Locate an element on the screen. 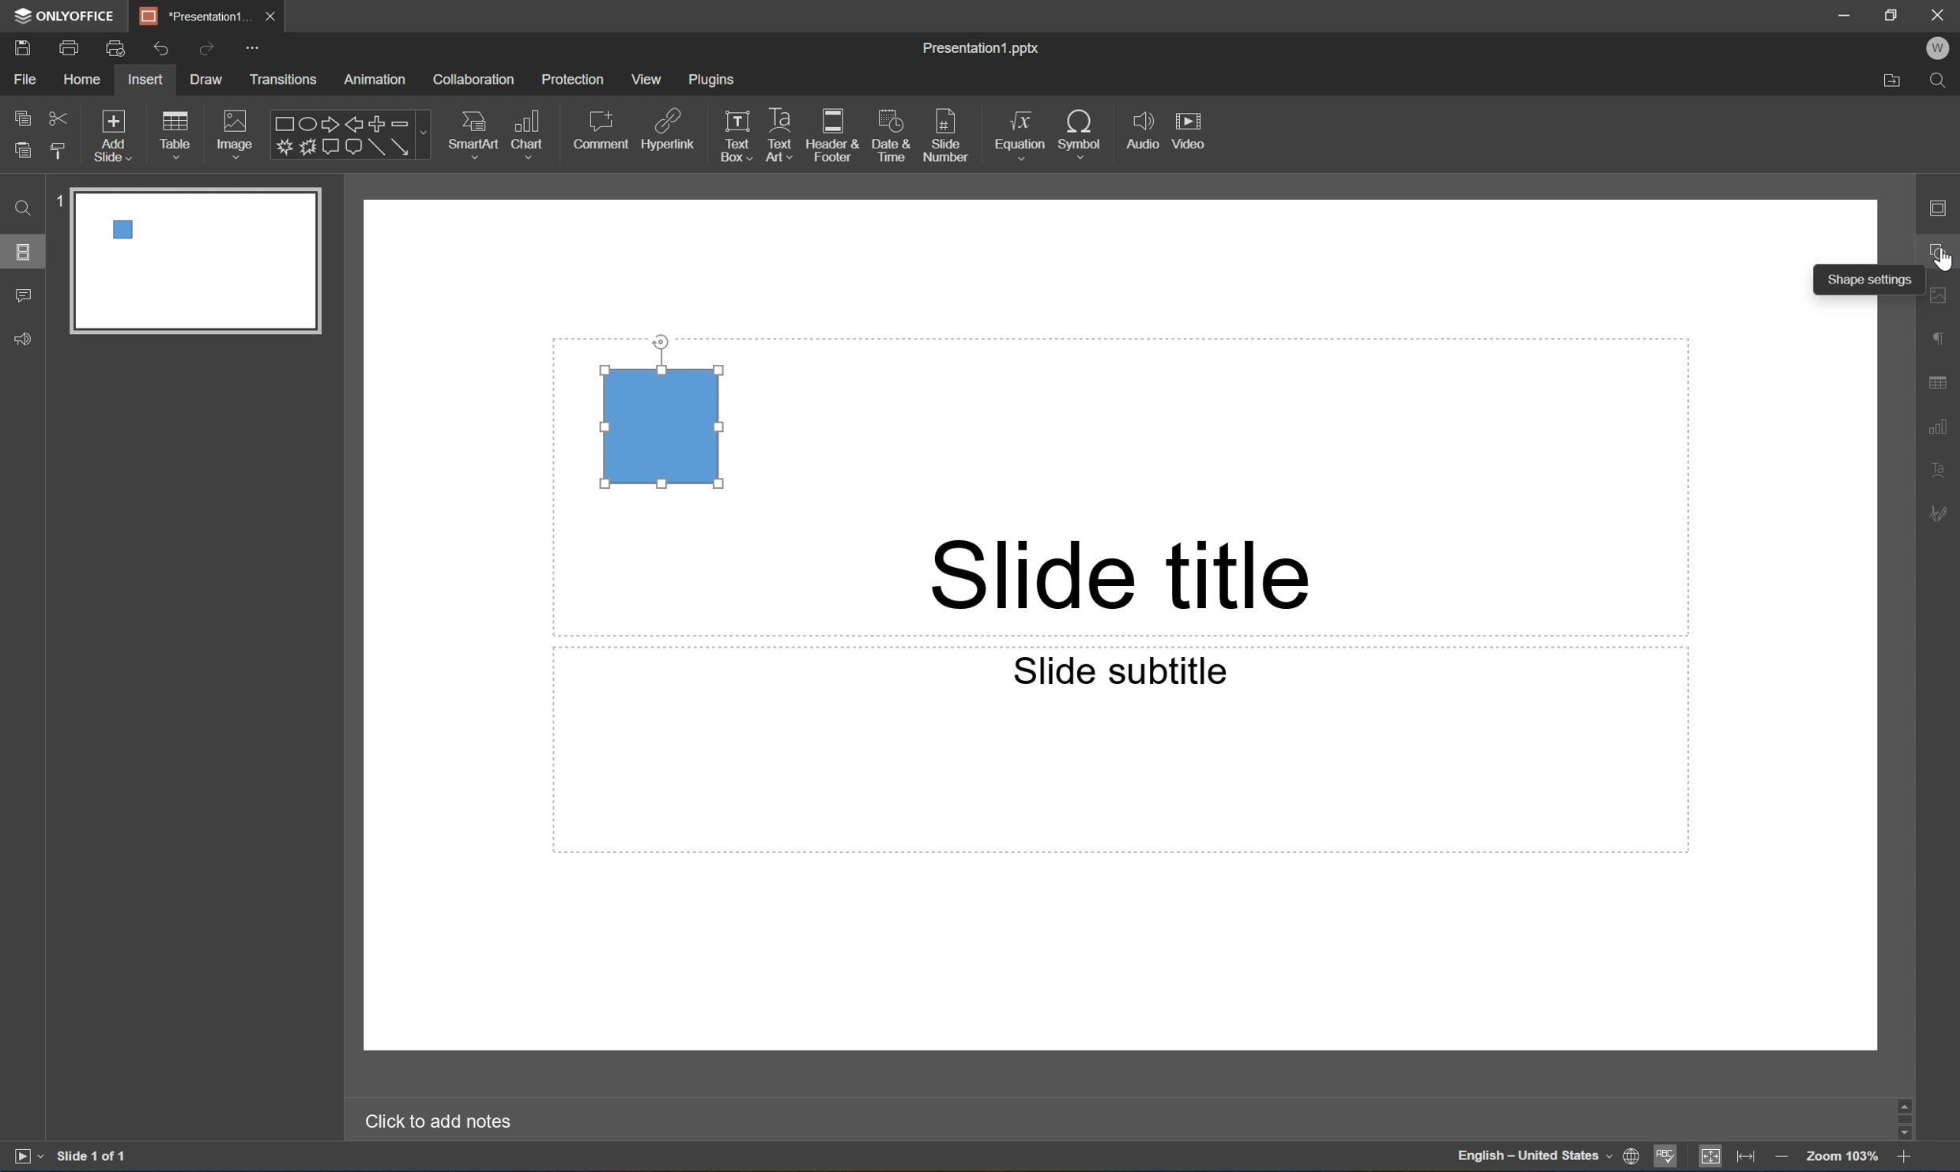  Scroll Up is located at coordinates (1905, 1100).